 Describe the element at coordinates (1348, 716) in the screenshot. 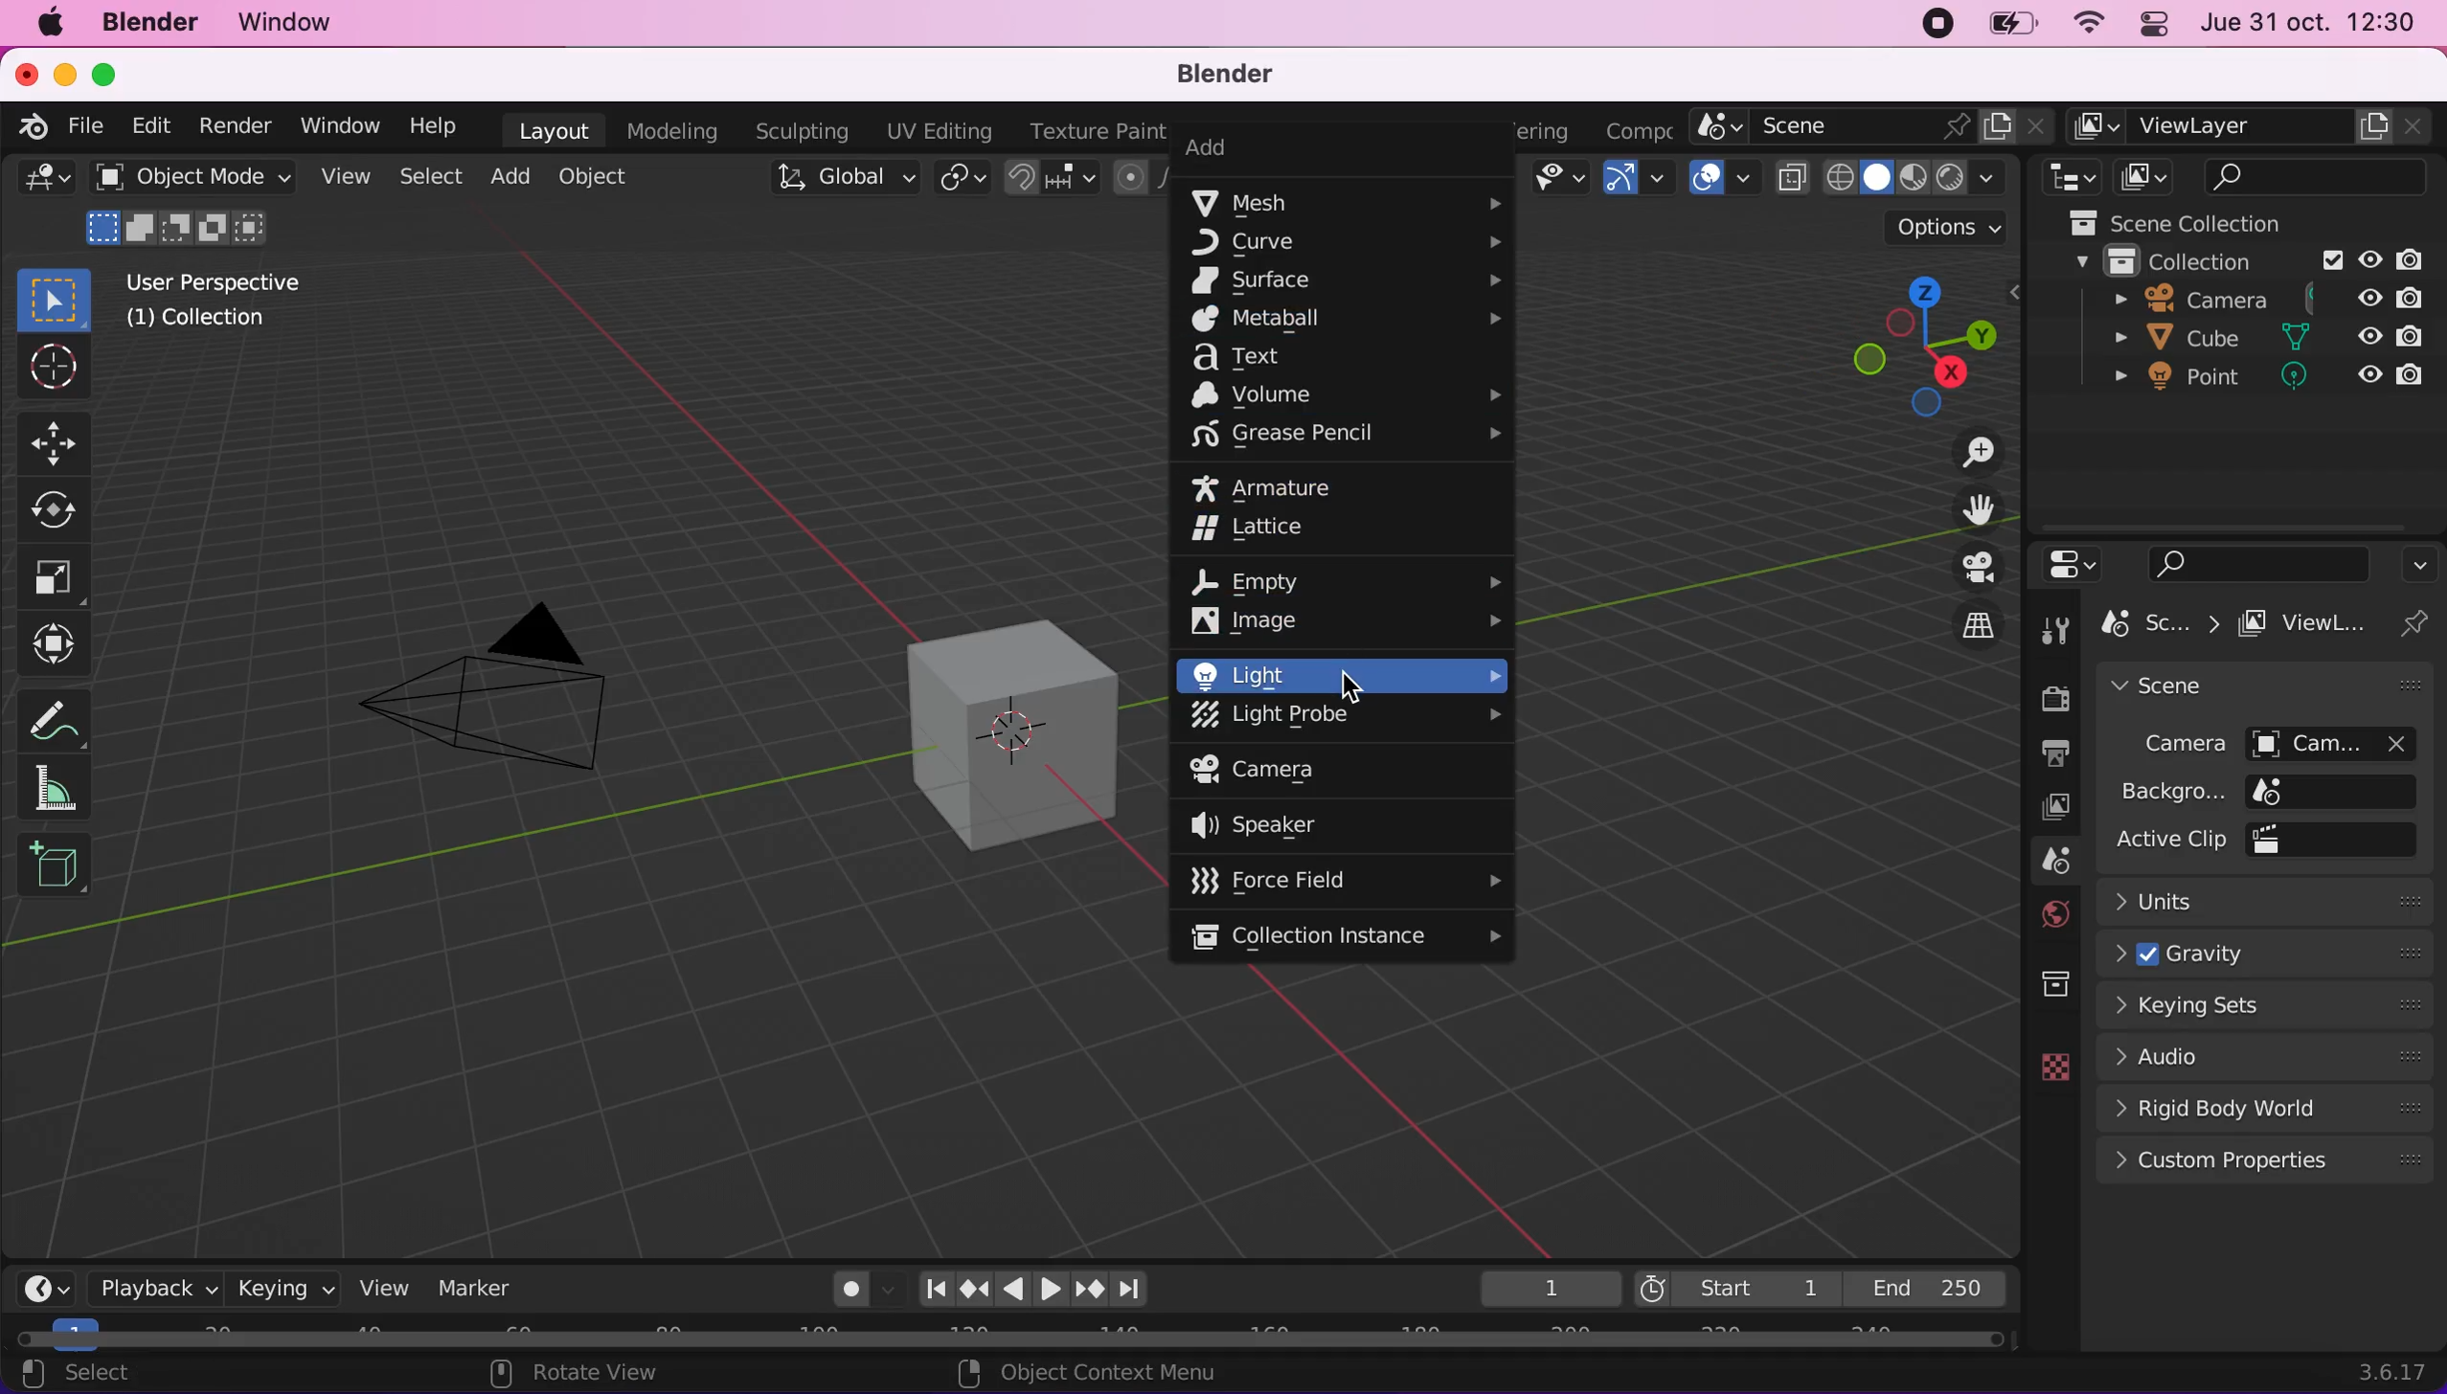

I see `light probe` at that location.